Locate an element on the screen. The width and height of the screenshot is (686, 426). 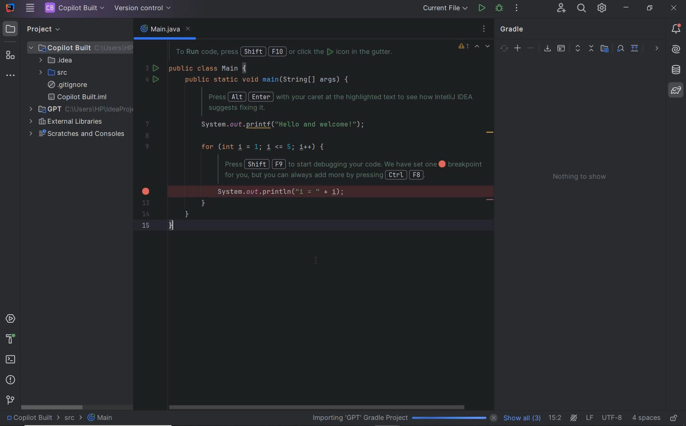
1 warning is located at coordinates (463, 47).